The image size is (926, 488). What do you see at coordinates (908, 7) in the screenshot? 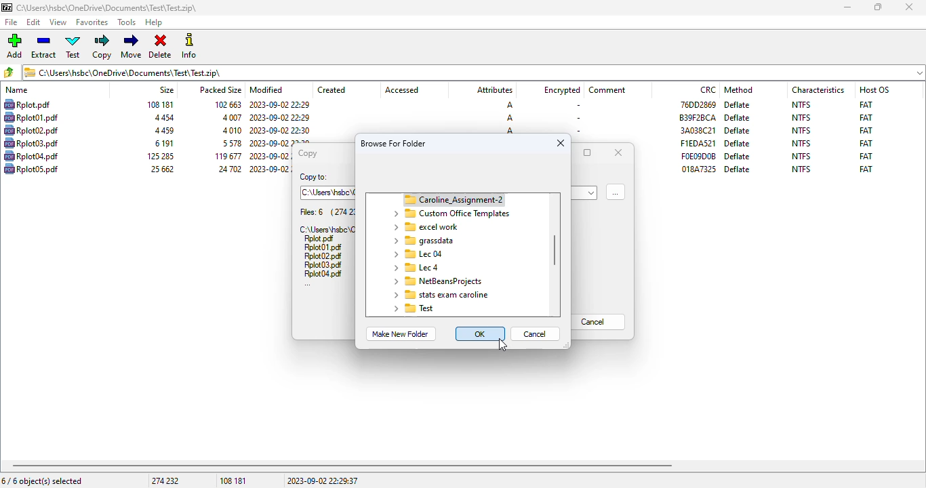
I see `close` at bounding box center [908, 7].